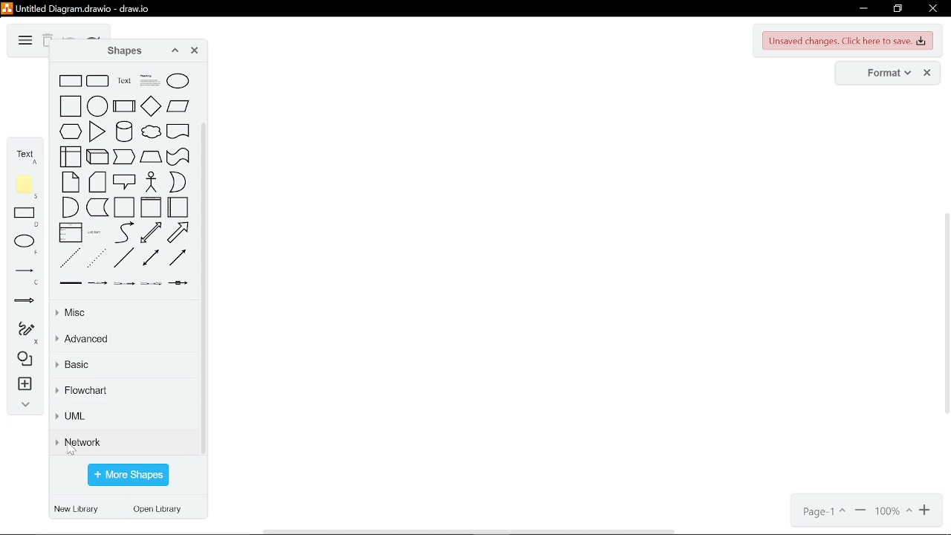 Image resolution: width=951 pixels, height=535 pixels. Describe the element at coordinates (178, 233) in the screenshot. I see `arrow` at that location.